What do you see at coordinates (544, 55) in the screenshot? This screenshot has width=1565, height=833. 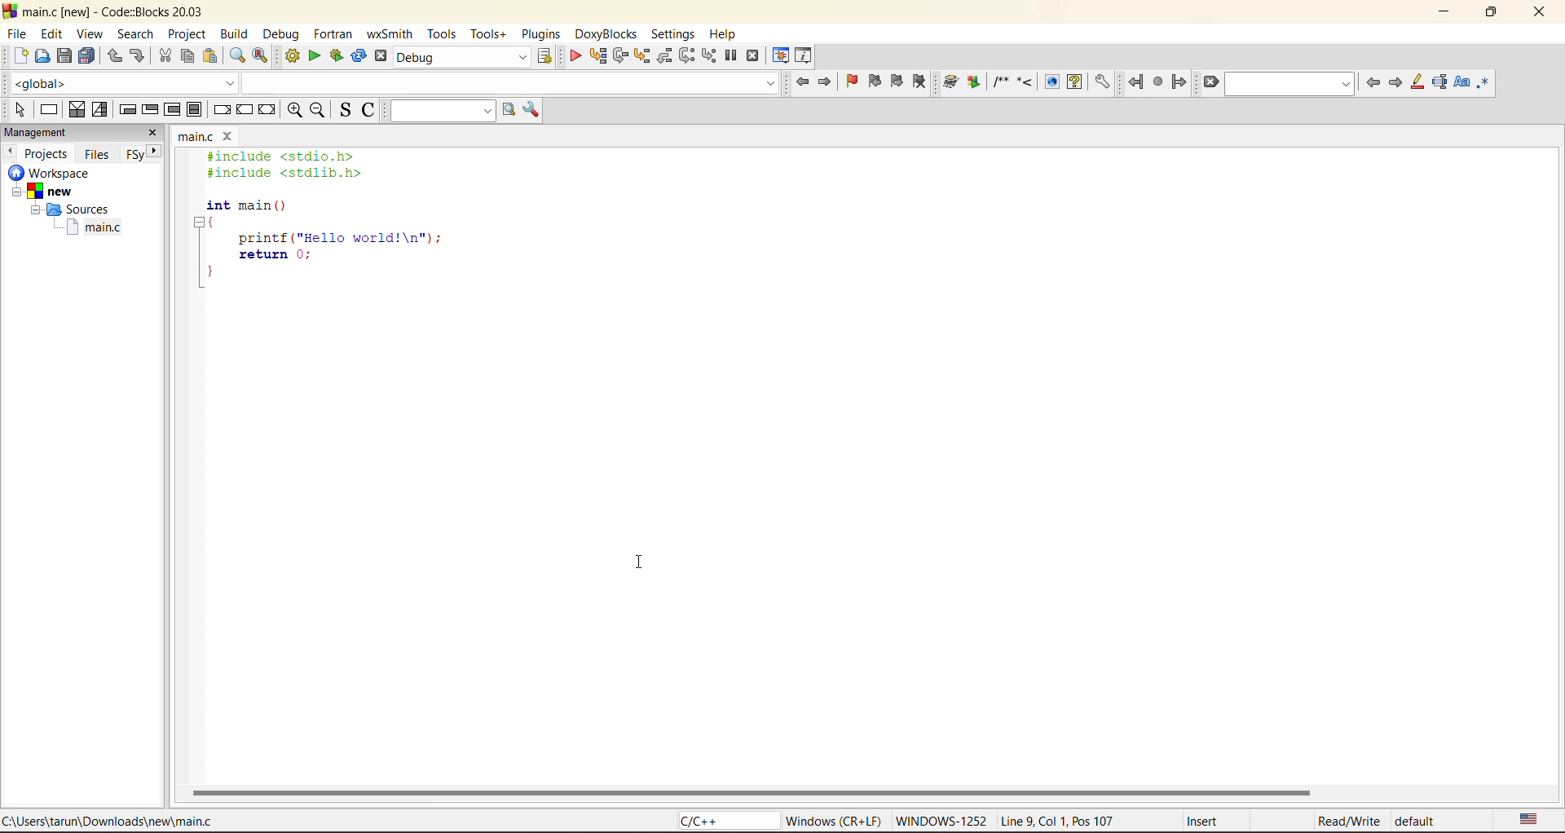 I see `show select target dialog` at bounding box center [544, 55].